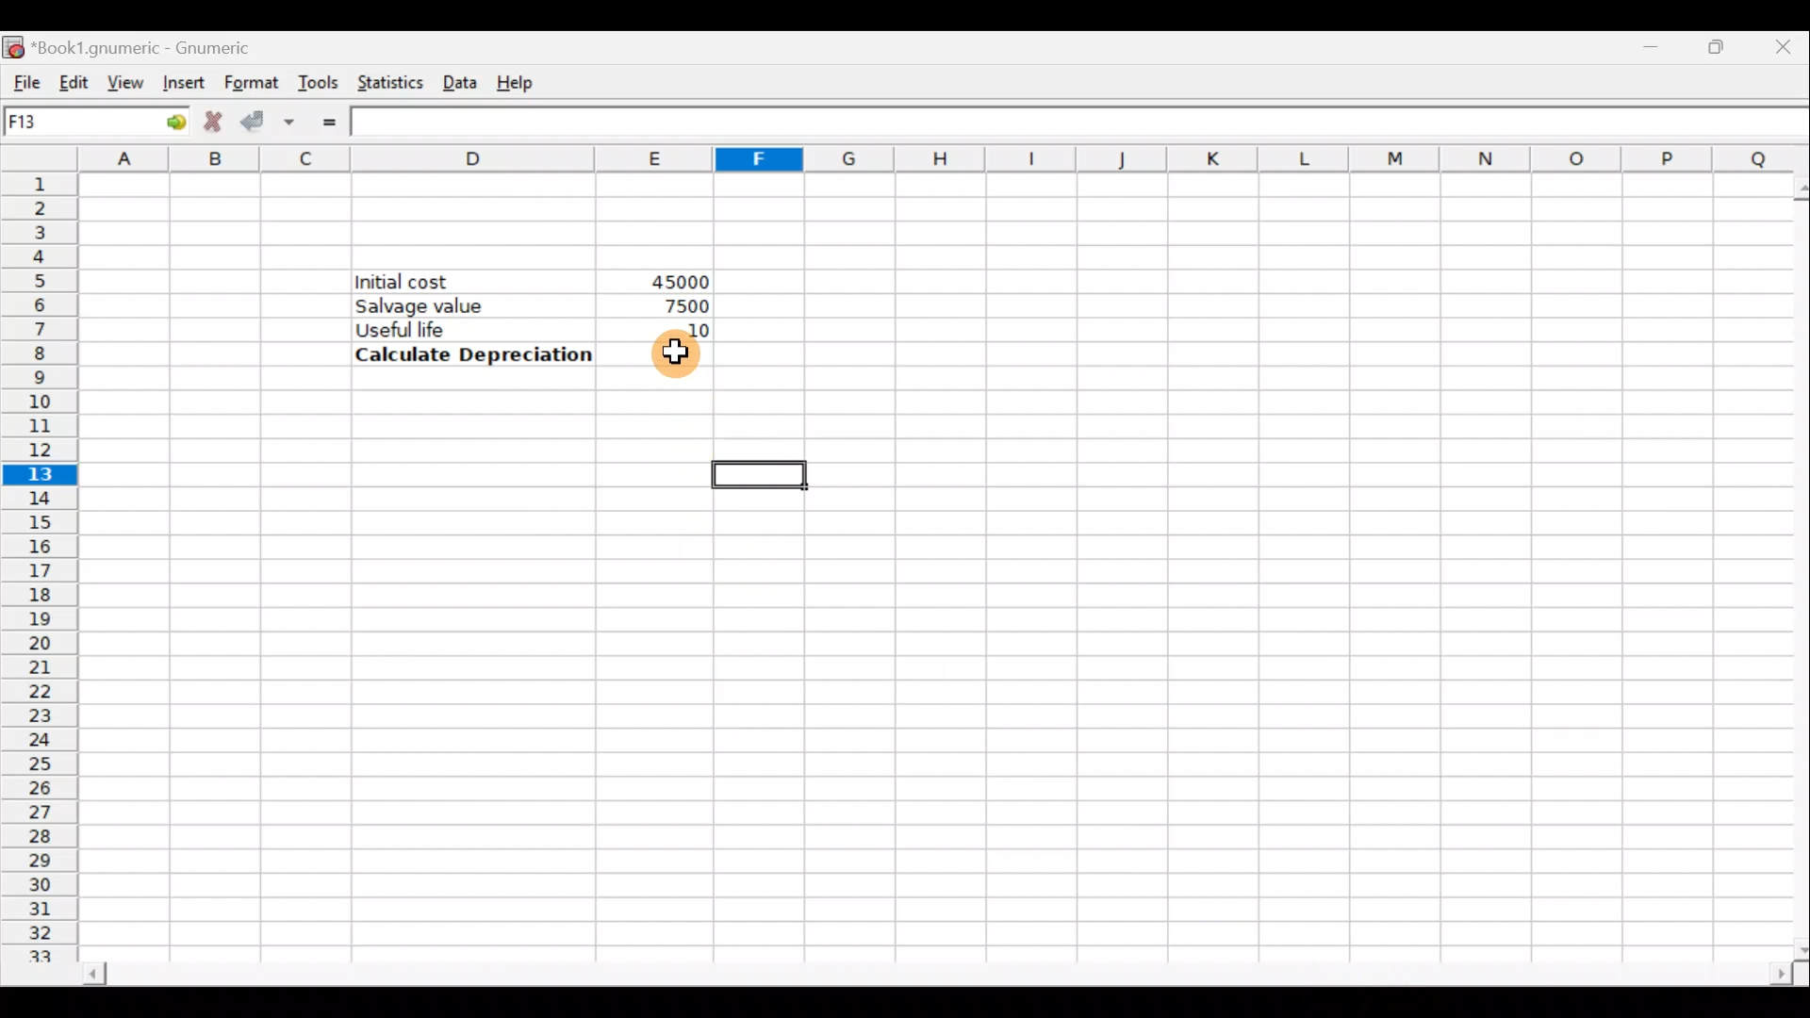  Describe the element at coordinates (392, 81) in the screenshot. I see `Statistics` at that location.